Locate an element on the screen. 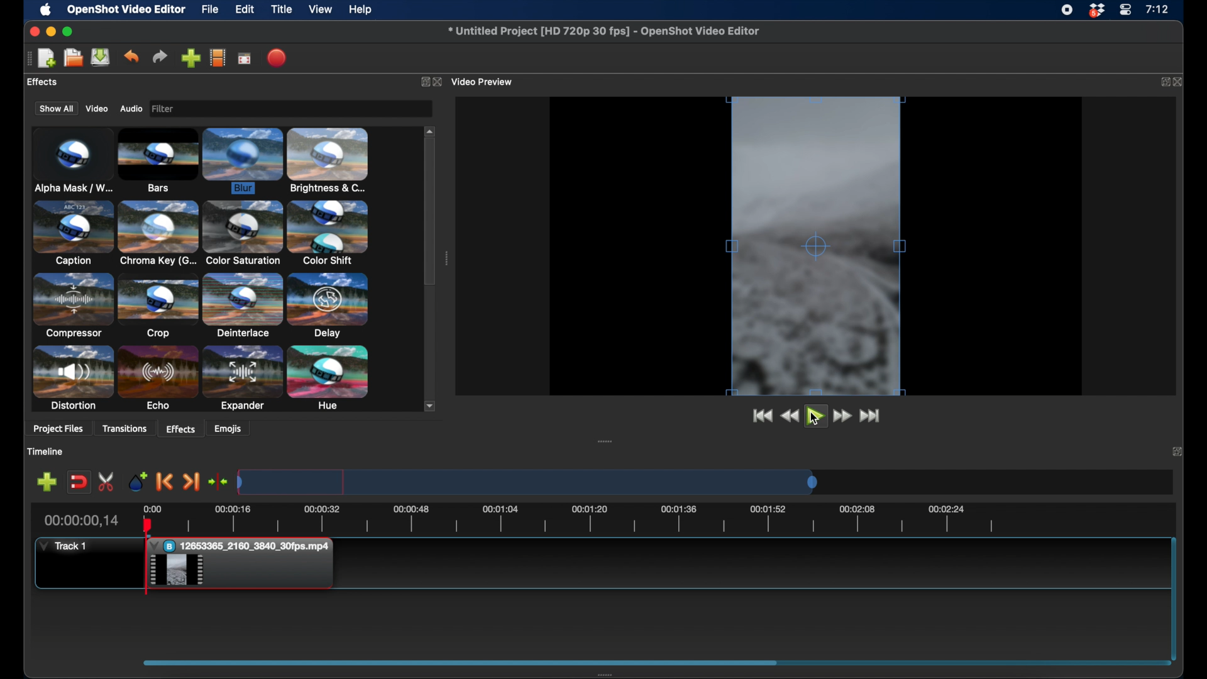  play is located at coordinates (816, 417).